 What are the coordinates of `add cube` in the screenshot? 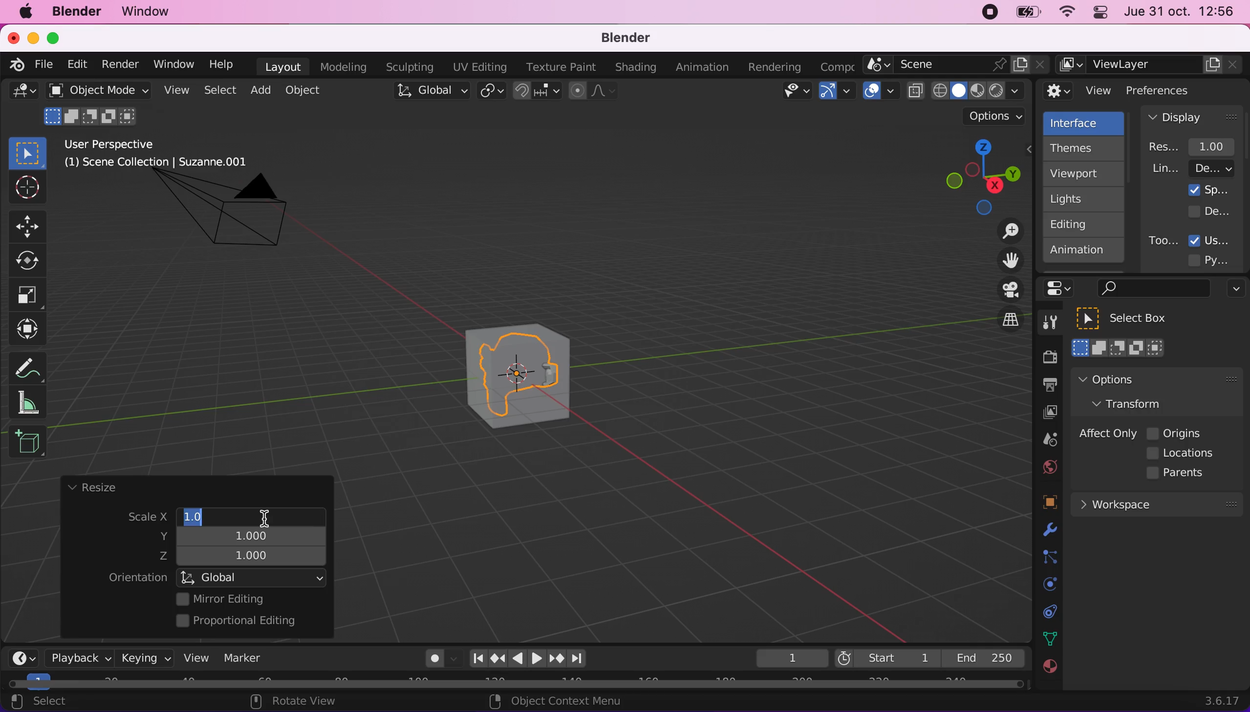 It's located at (27, 443).